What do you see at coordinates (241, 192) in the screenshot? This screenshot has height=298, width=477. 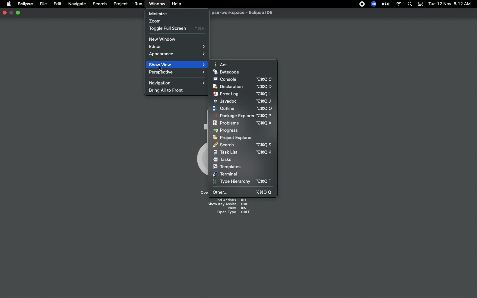 I see `Other` at bounding box center [241, 192].